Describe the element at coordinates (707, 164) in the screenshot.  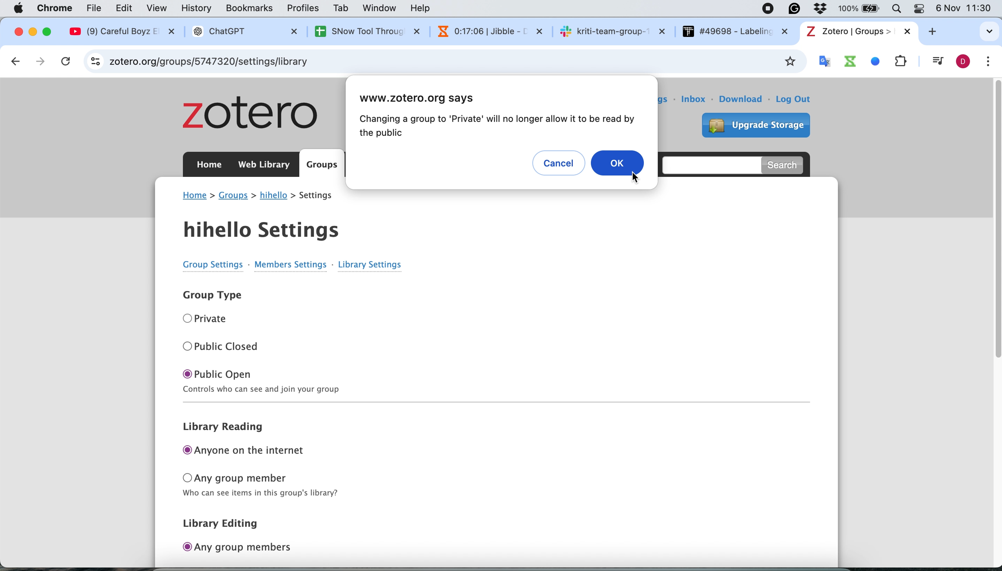
I see `search ` at that location.